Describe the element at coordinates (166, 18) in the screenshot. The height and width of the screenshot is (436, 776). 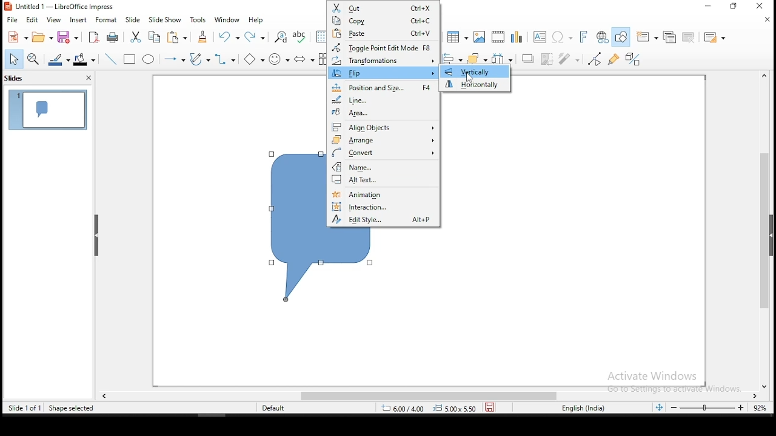
I see `slide show` at that location.